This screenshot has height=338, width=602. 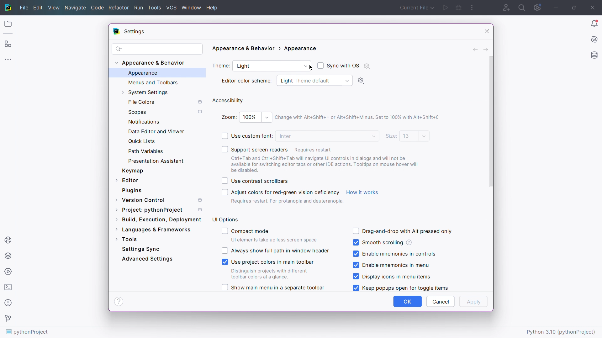 I want to click on Install AI assistant, so click(x=594, y=39).